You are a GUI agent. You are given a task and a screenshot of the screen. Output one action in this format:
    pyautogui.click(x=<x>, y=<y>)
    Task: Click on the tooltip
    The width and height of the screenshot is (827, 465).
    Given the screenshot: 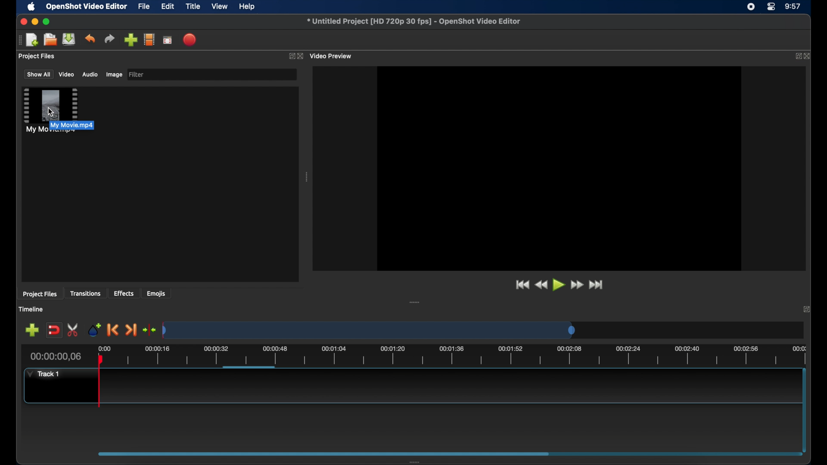 What is the action you would take?
    pyautogui.click(x=90, y=125)
    